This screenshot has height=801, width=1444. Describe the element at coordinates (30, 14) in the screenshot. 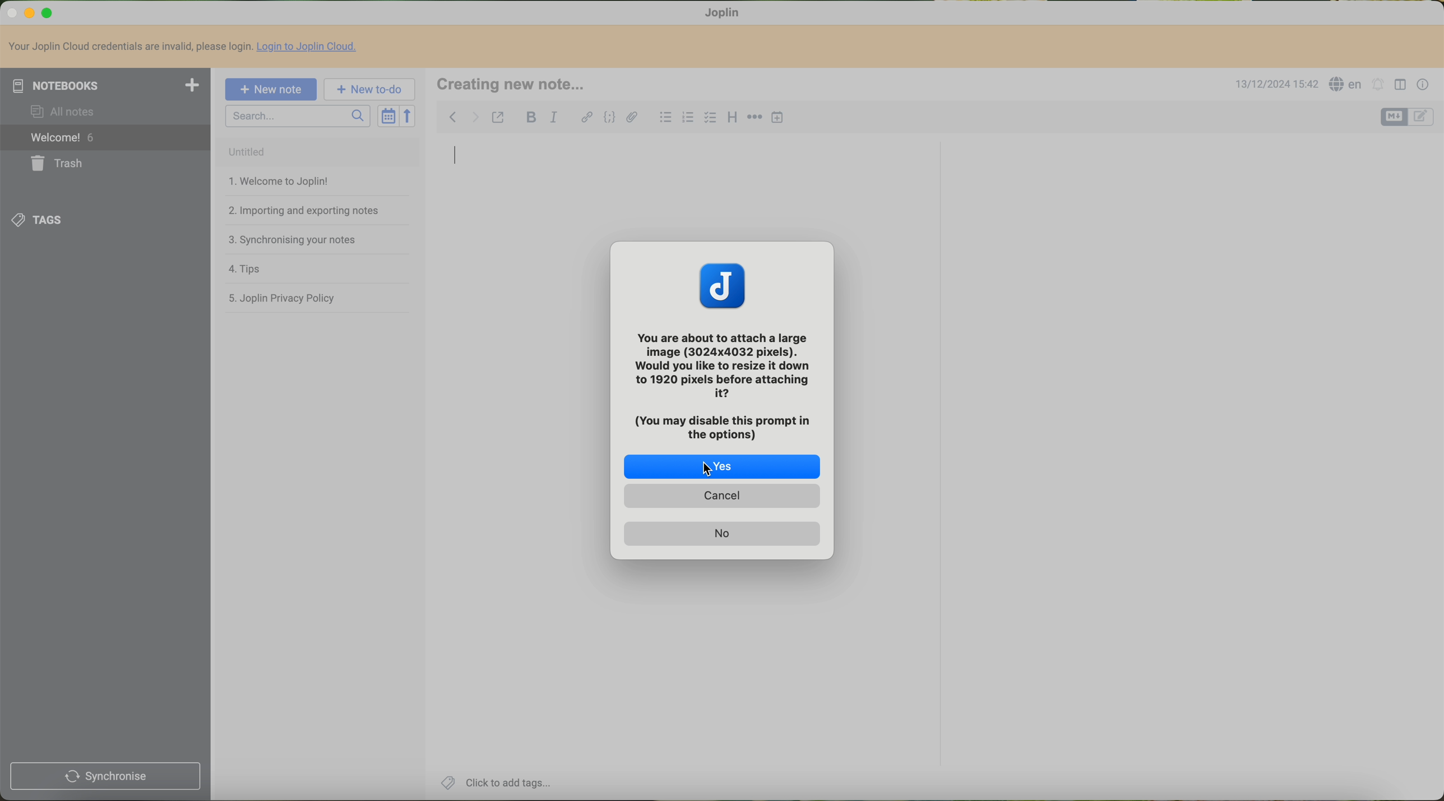

I see `minimize Calibre` at that location.